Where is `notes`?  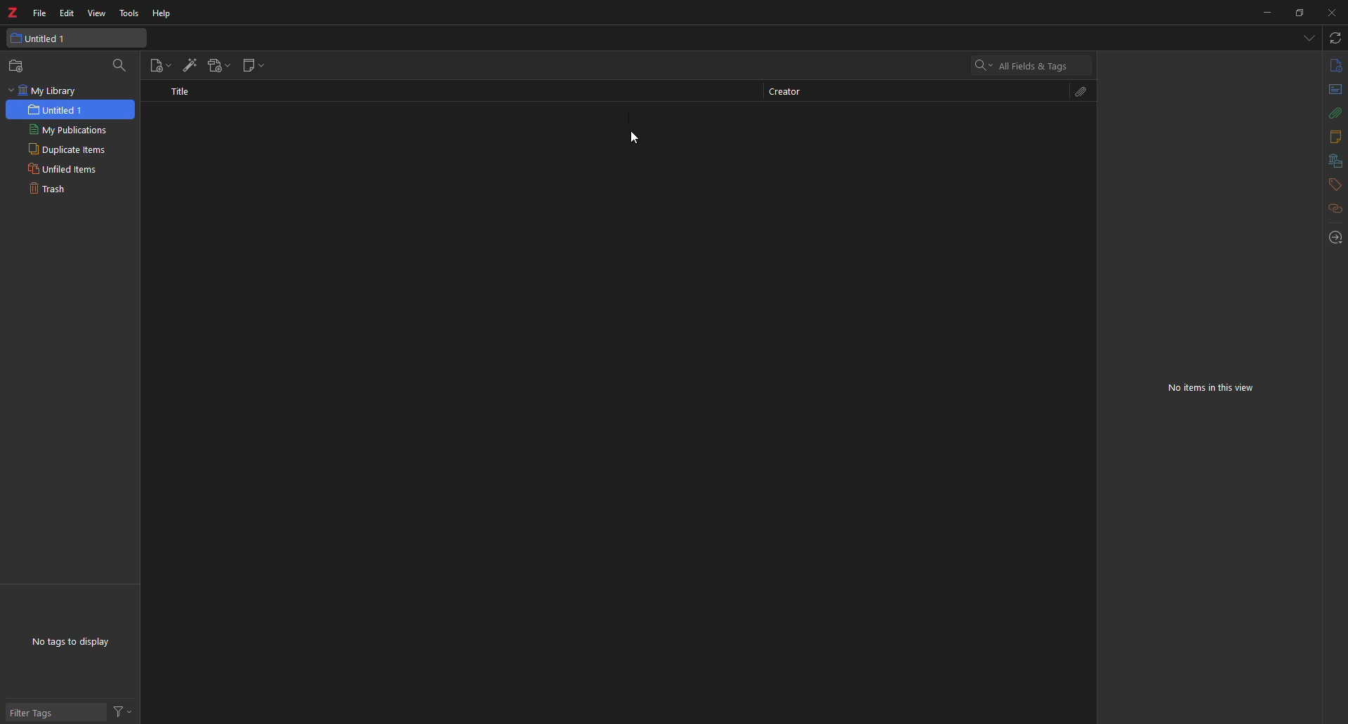 notes is located at coordinates (1329, 138).